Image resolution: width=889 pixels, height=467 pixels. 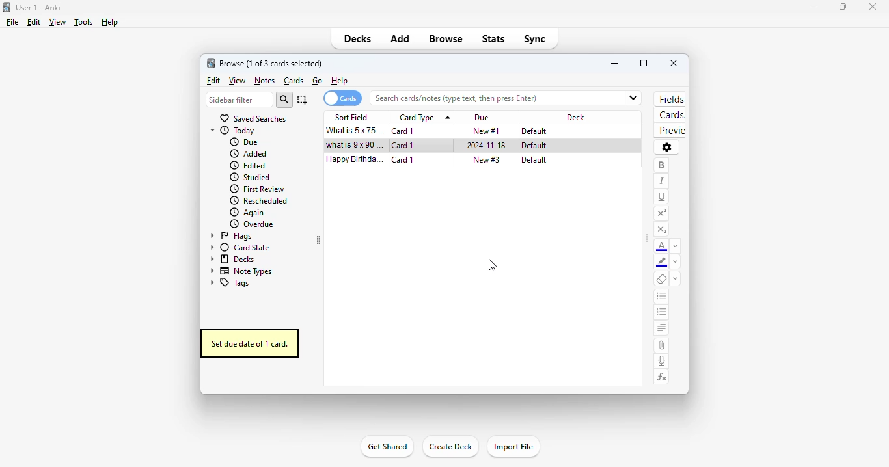 I want to click on tags, so click(x=229, y=283).